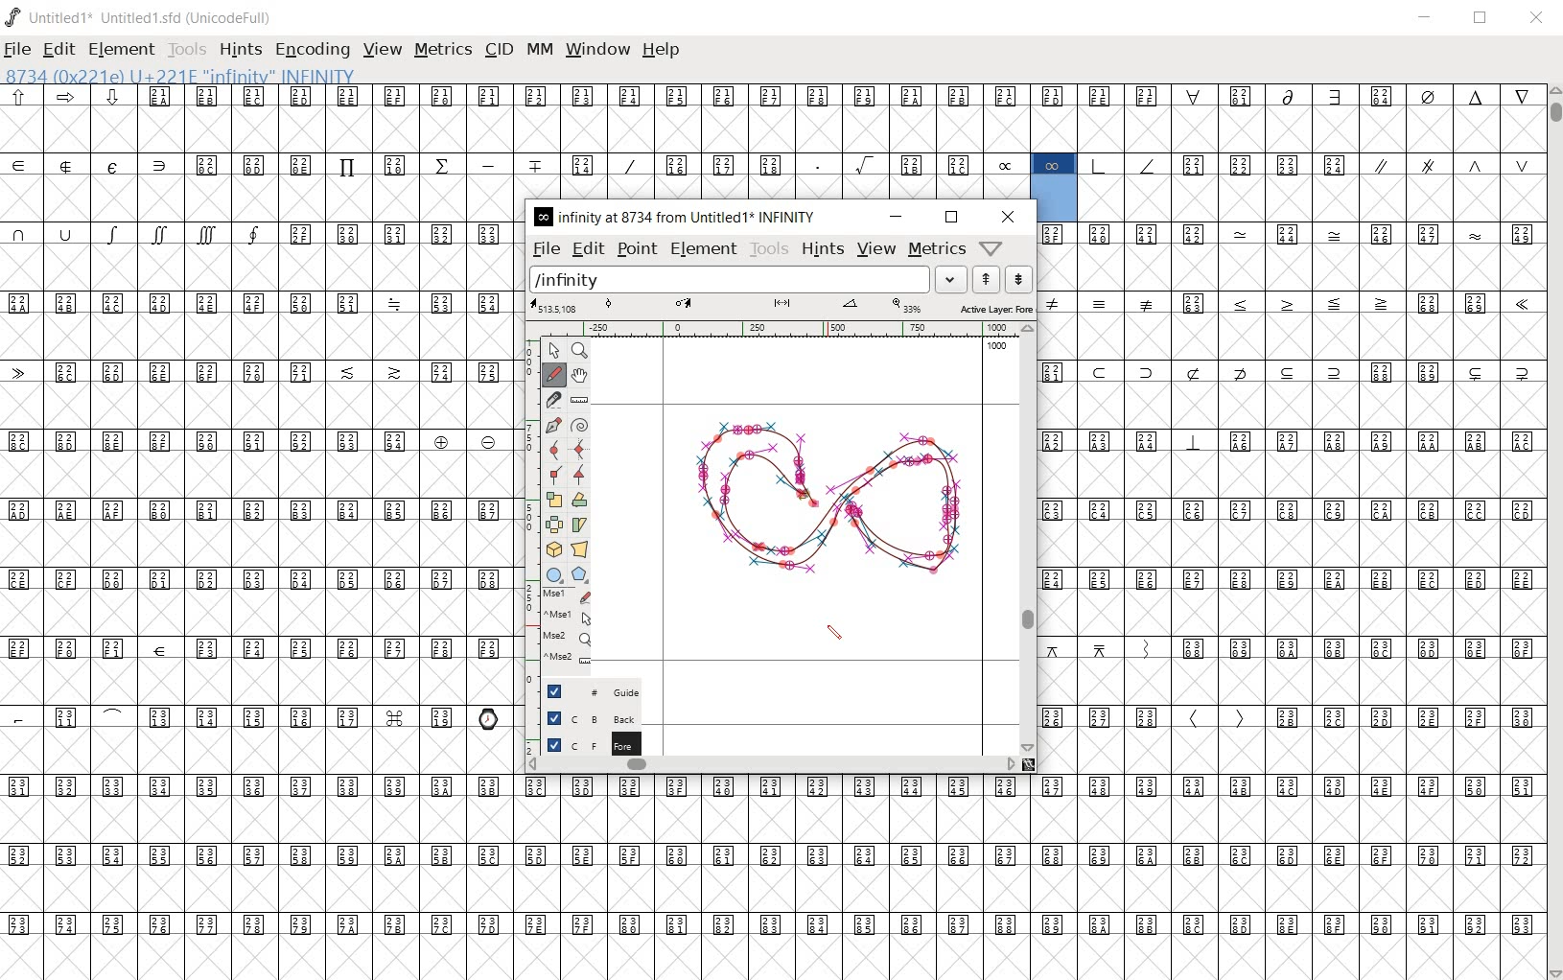 Image resolution: width=1563 pixels, height=980 pixels. I want to click on Unicode code points, so click(582, 164).